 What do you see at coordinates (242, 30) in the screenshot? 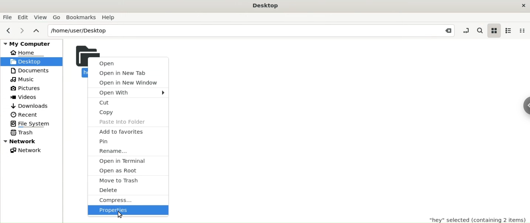
I see `/home/user/Desktop` at bounding box center [242, 30].